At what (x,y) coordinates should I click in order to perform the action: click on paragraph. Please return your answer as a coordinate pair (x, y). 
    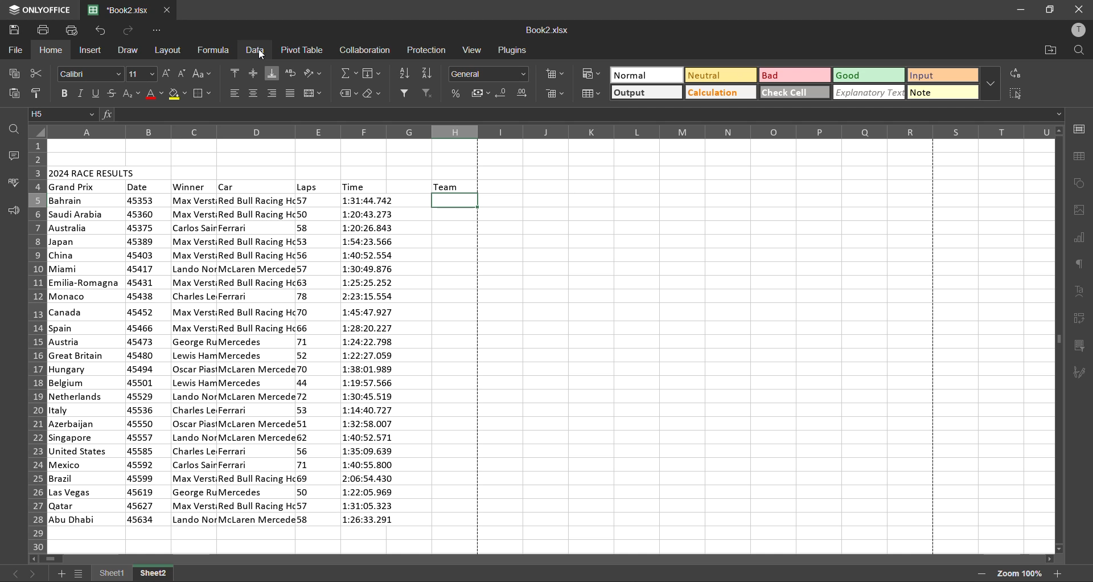
    Looking at the image, I should click on (1082, 263).